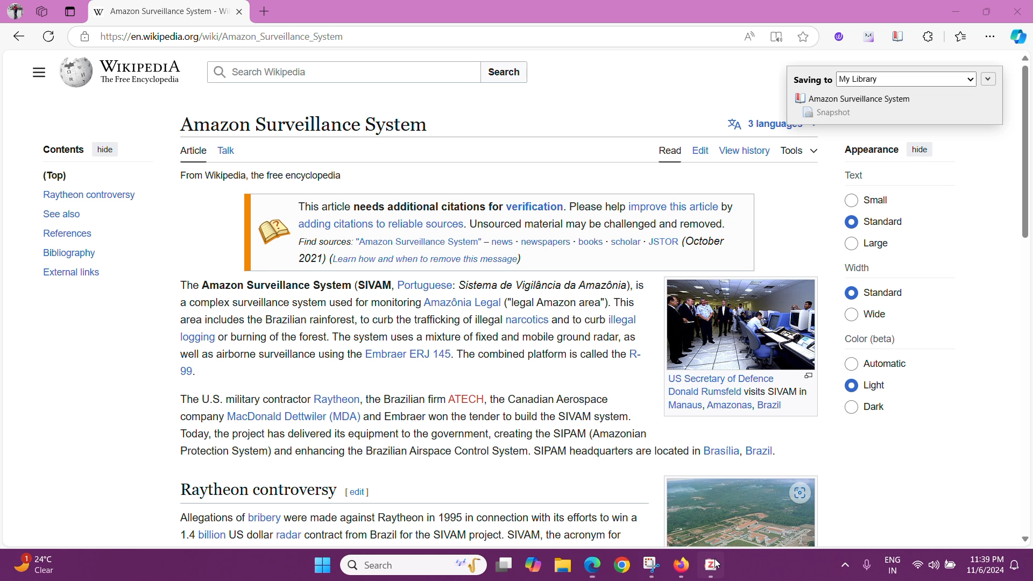 The width and height of the screenshot is (1033, 581). Describe the element at coordinates (932, 565) in the screenshot. I see `volume` at that location.